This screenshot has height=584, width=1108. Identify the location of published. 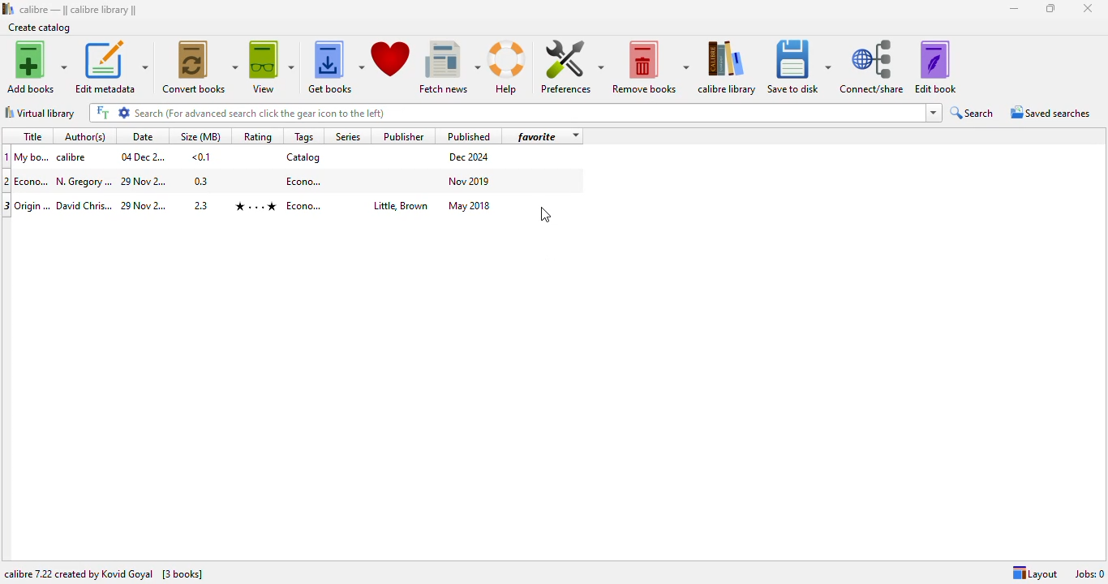
(469, 135).